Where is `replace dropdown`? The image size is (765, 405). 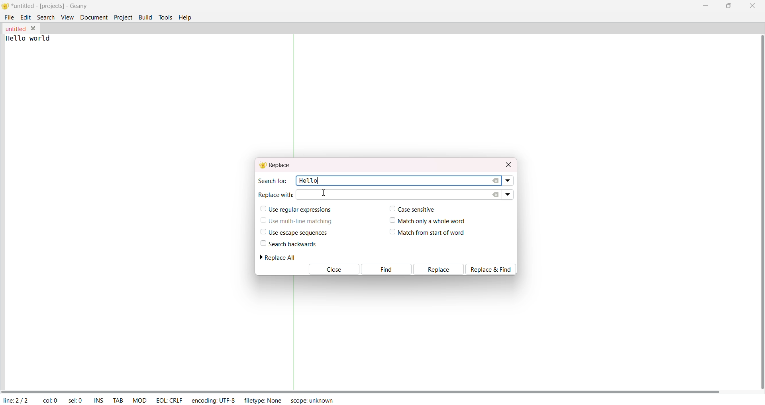 replace dropdown is located at coordinates (508, 194).